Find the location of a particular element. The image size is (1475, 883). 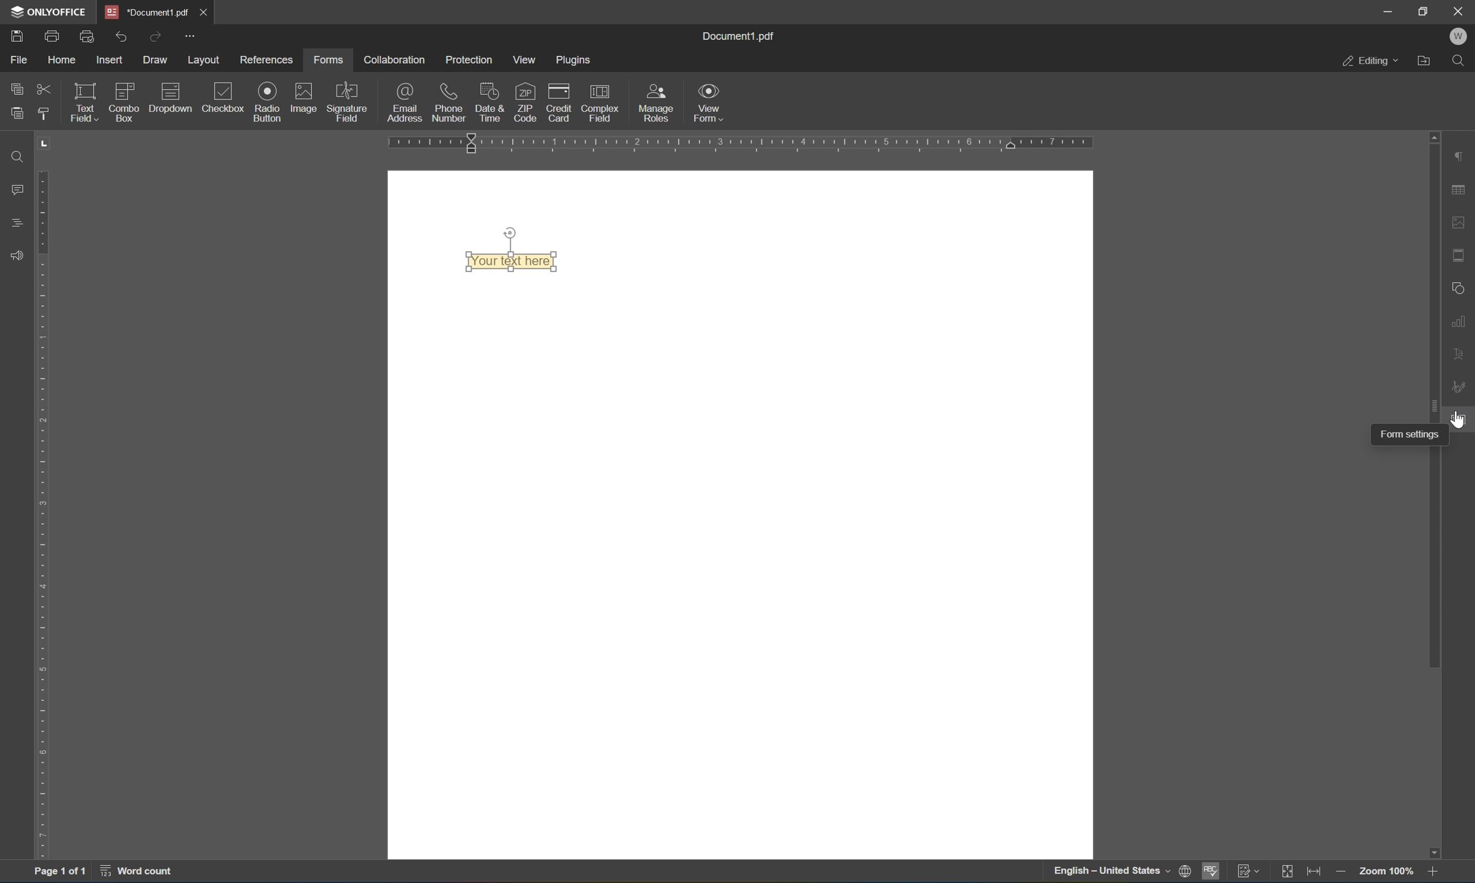

date and time is located at coordinates (489, 101).